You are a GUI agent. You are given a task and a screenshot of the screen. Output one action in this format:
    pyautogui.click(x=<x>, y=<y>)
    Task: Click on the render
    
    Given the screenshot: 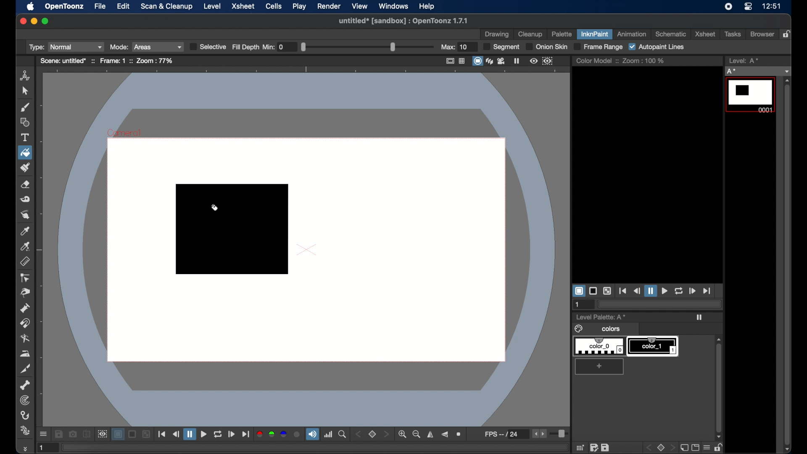 What is the action you would take?
    pyautogui.click(x=329, y=6)
    